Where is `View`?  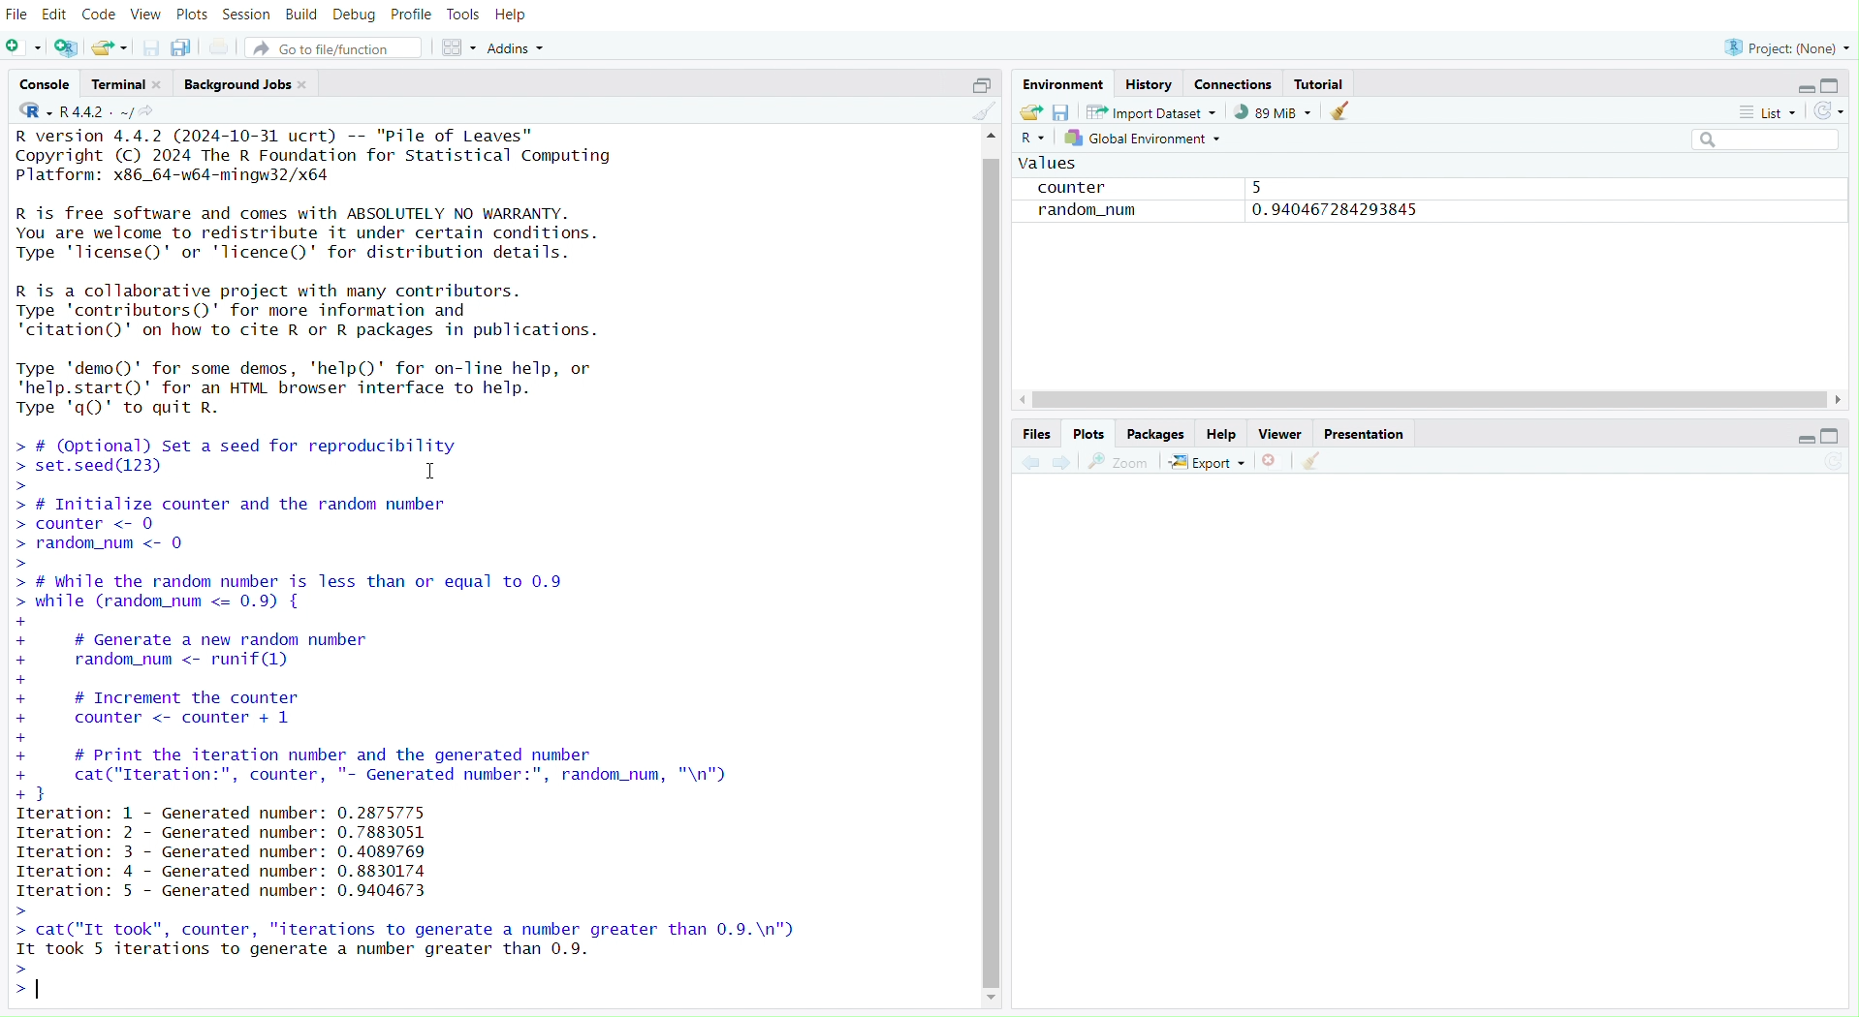
View is located at coordinates (143, 15).